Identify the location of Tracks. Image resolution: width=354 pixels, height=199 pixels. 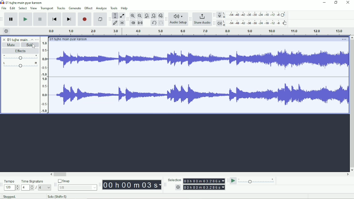
(61, 8).